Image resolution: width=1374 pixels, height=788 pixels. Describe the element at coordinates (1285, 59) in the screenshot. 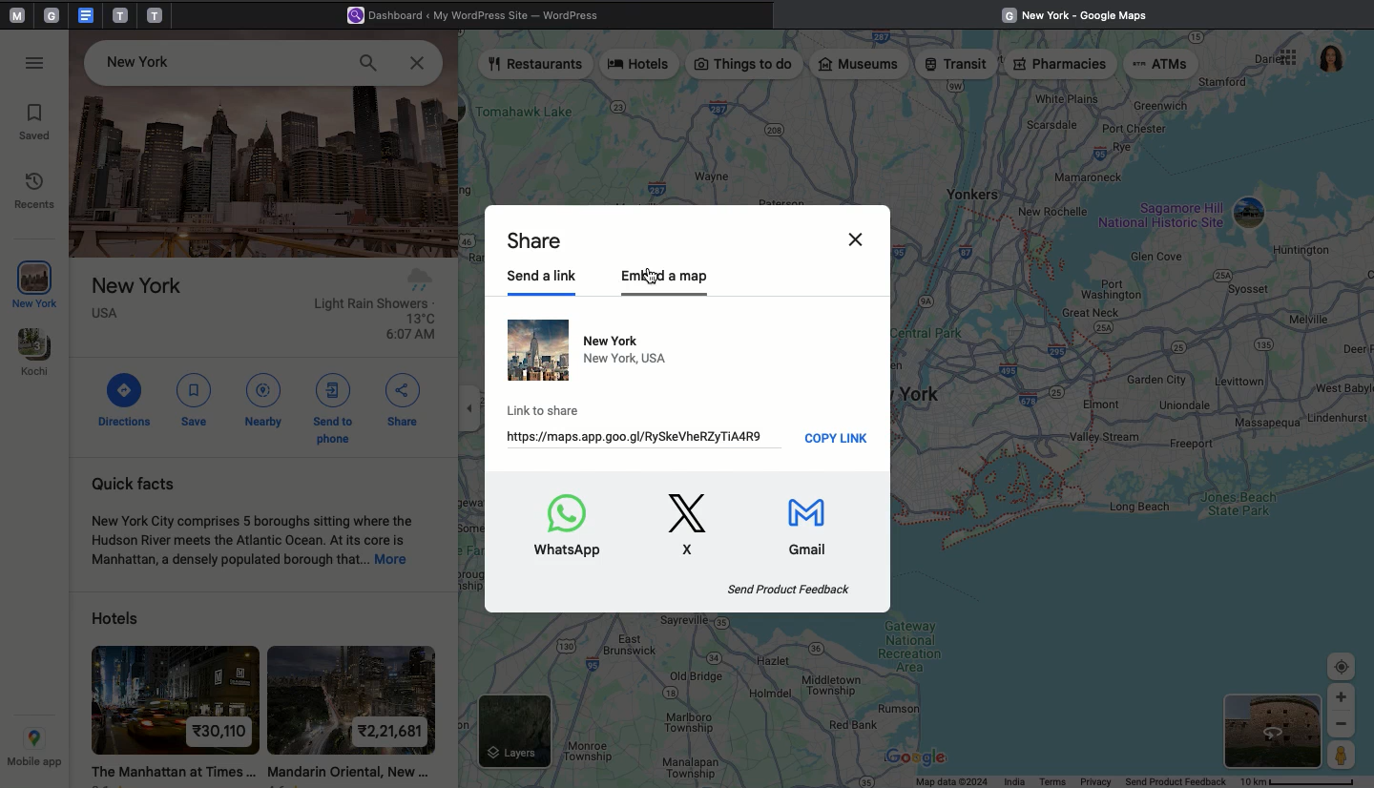

I see `Options` at that location.